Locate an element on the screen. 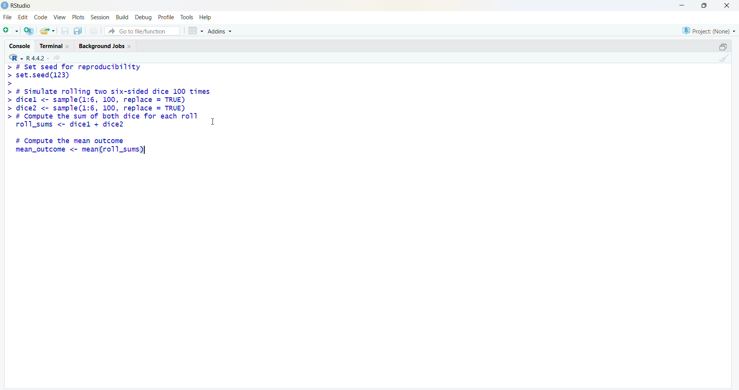 This screenshot has height=390, width=739. close is located at coordinates (130, 47).